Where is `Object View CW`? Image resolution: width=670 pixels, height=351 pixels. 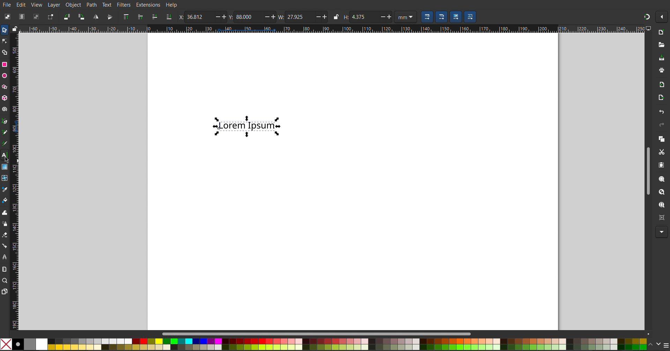 Object View CW is located at coordinates (81, 17).